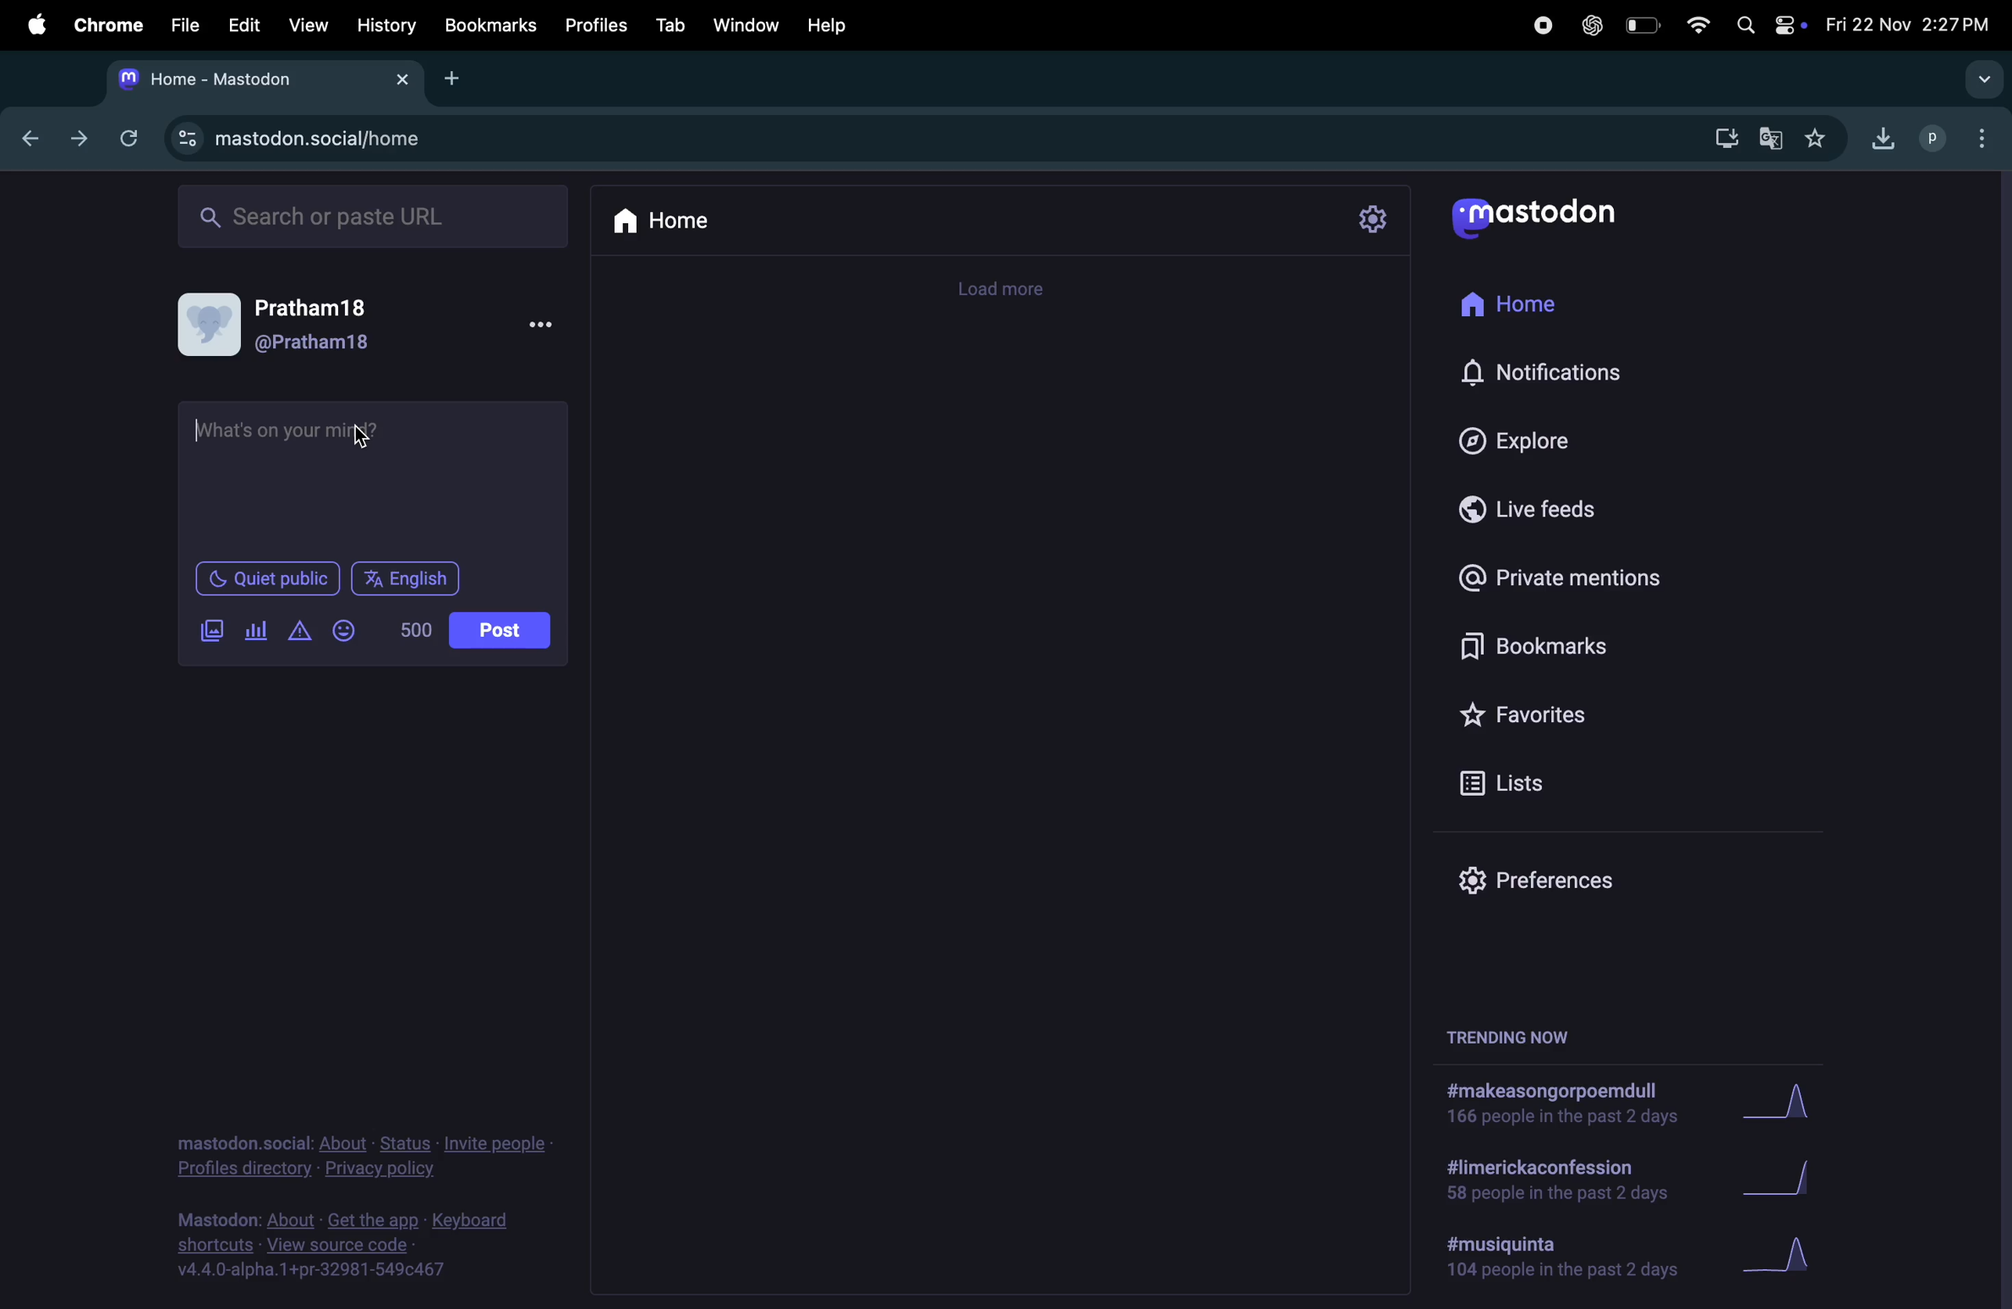 Image resolution: width=2012 pixels, height=1309 pixels. What do you see at coordinates (1790, 1257) in the screenshot?
I see `graph` at bounding box center [1790, 1257].